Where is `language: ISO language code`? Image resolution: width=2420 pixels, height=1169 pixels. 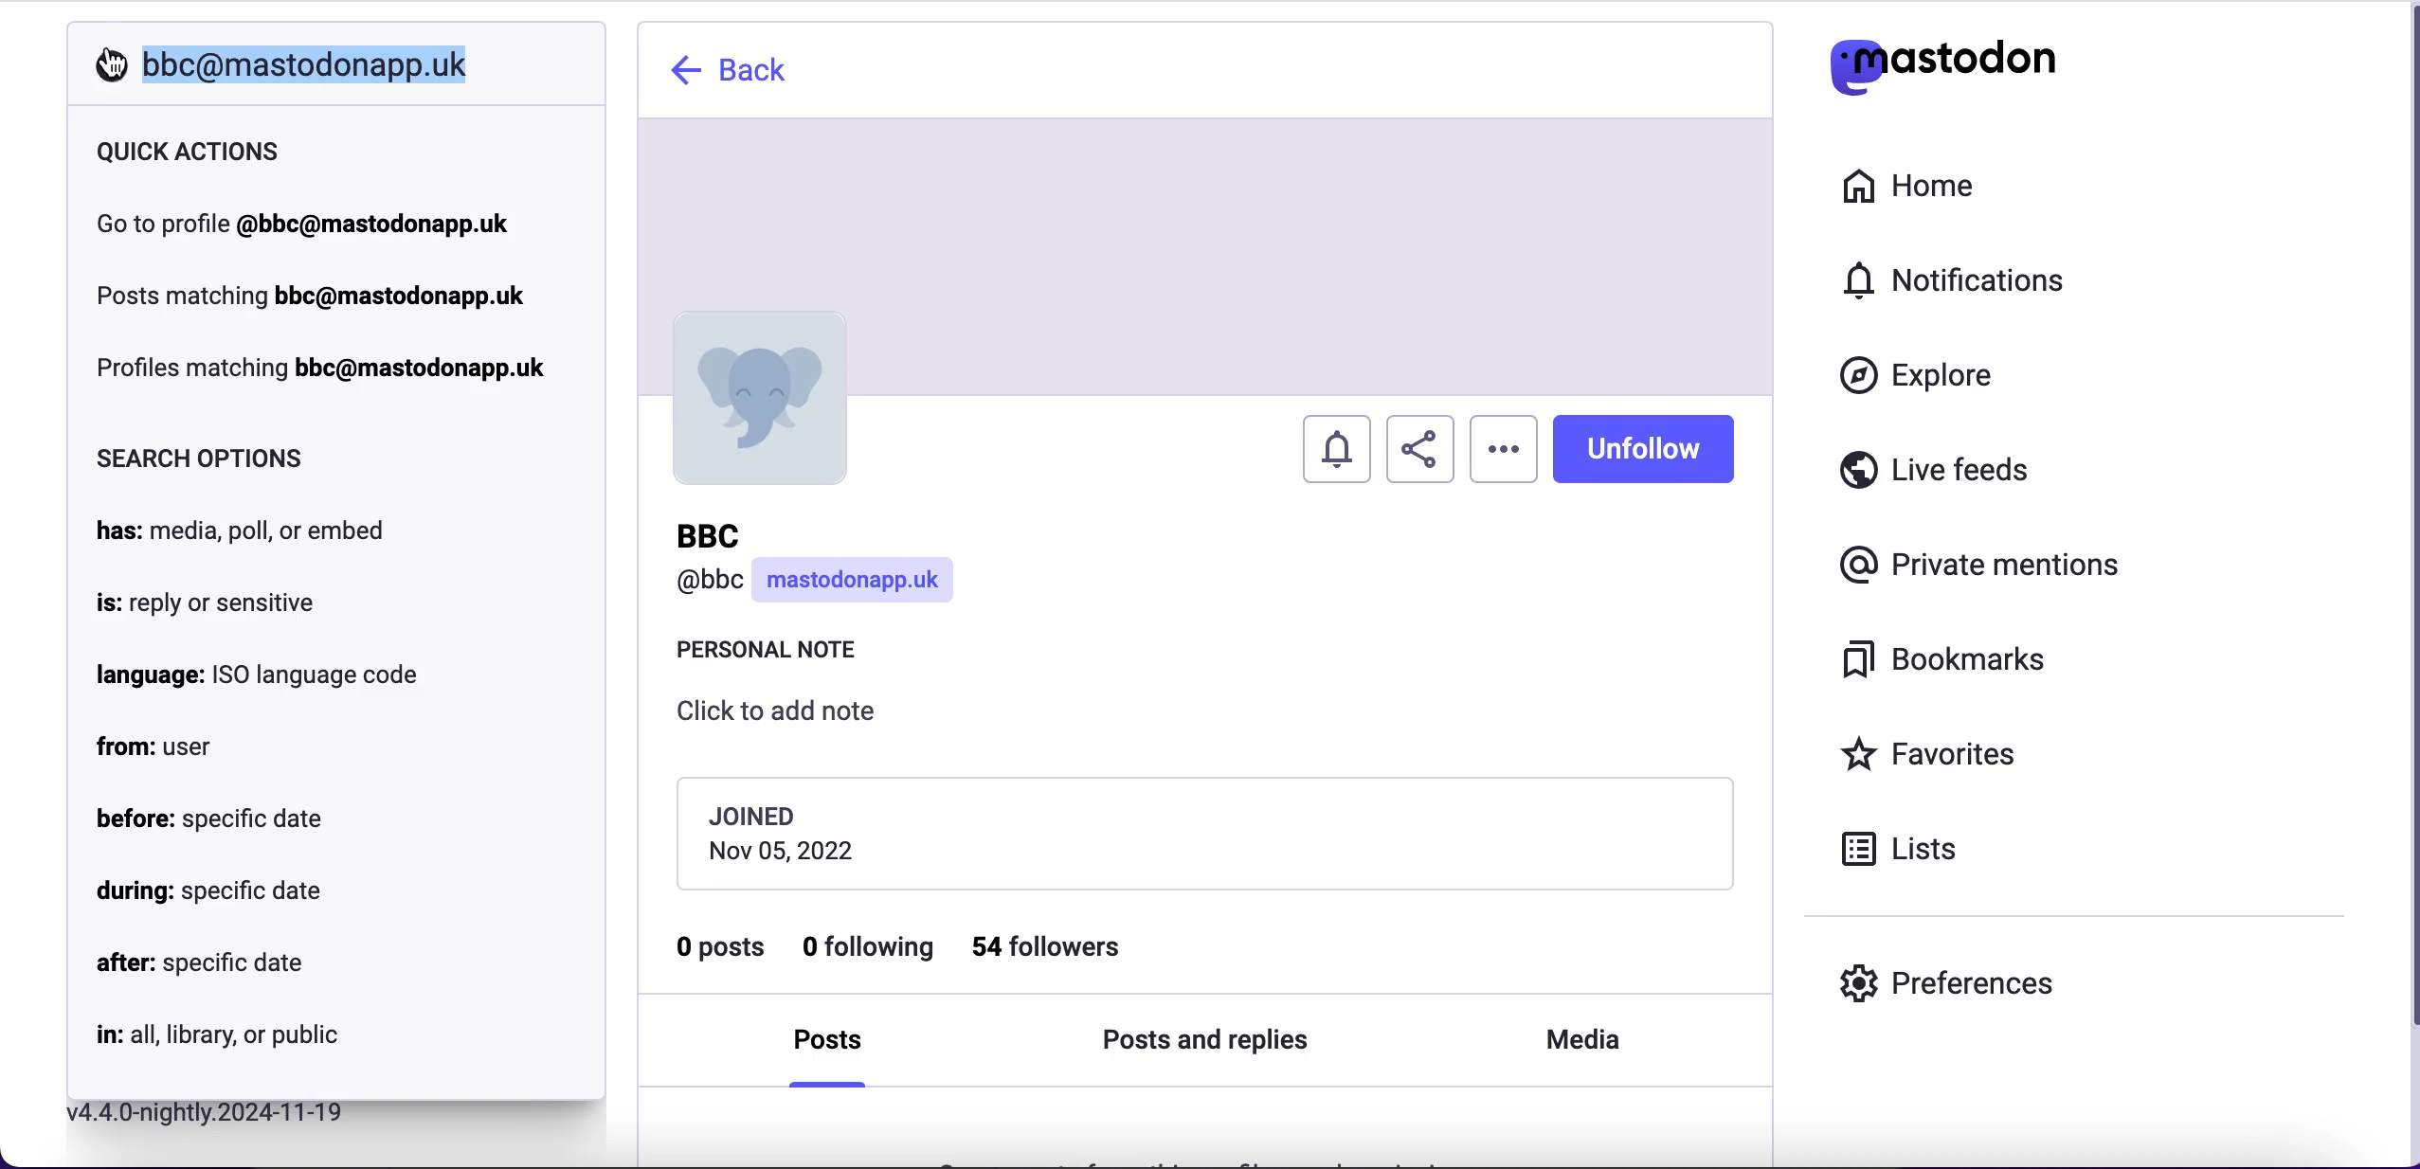 language: ISO language code is located at coordinates (258, 674).